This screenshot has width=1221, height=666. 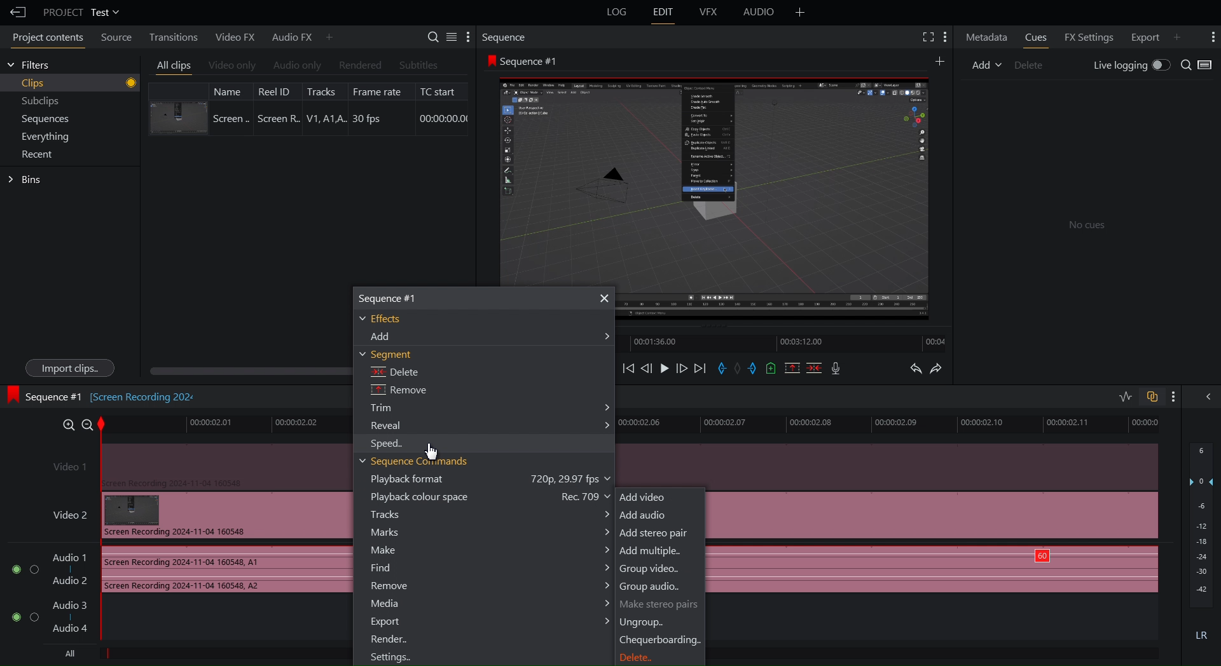 What do you see at coordinates (232, 67) in the screenshot?
I see `Video Only` at bounding box center [232, 67].